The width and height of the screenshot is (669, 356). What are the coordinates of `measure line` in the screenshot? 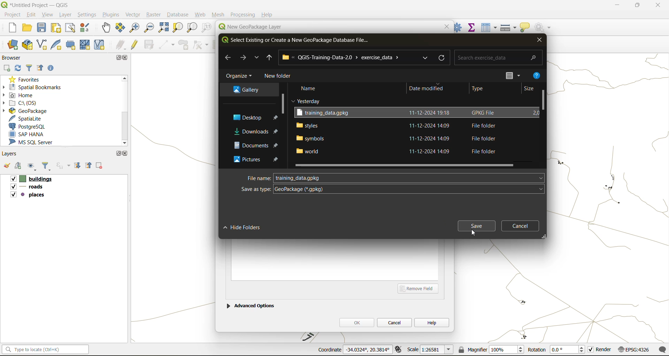 It's located at (509, 28).